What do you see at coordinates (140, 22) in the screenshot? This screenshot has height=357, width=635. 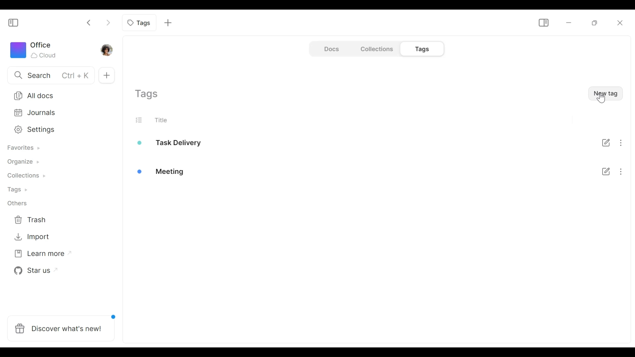 I see `Current tab` at bounding box center [140, 22].